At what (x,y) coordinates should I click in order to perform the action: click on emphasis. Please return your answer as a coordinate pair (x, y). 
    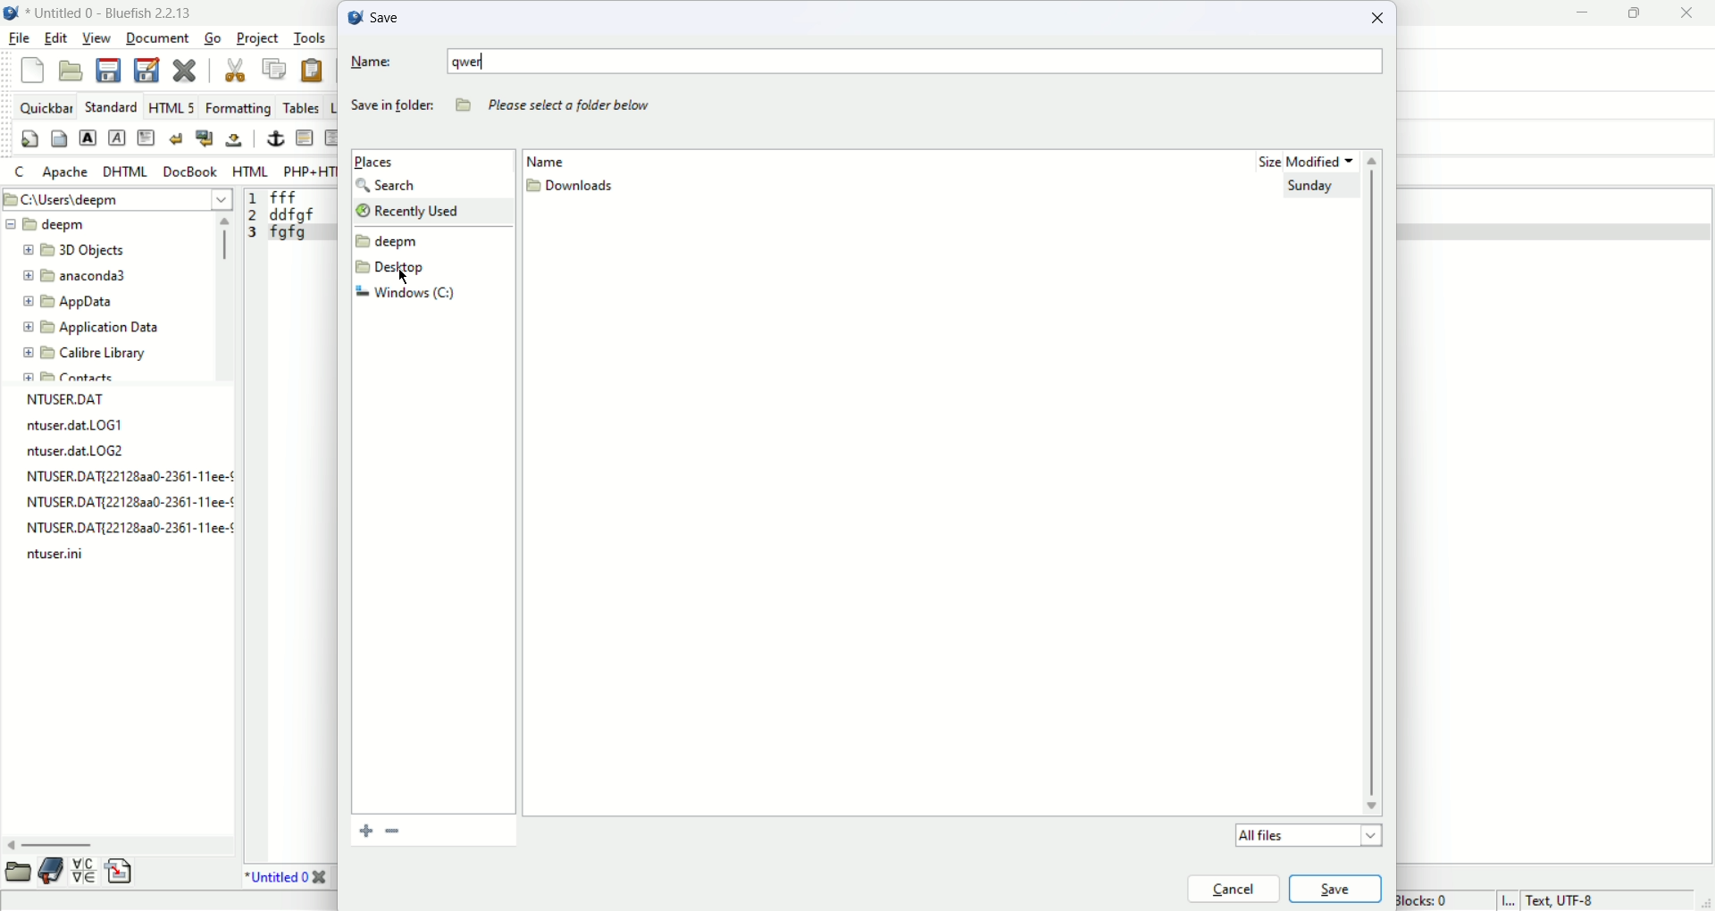
    Looking at the image, I should click on (118, 138).